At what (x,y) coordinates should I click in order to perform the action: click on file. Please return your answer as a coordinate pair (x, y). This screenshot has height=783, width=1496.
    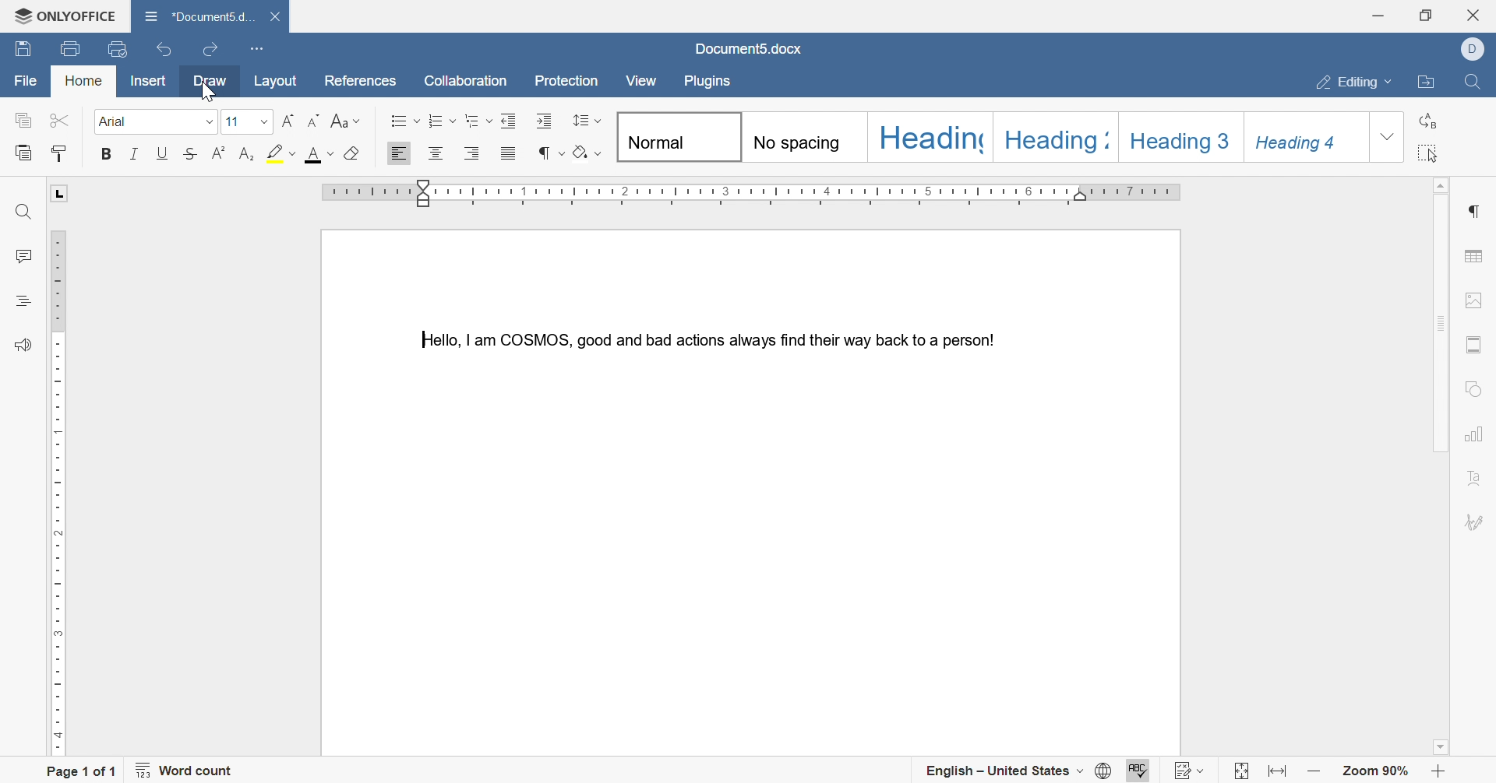
    Looking at the image, I should click on (26, 83).